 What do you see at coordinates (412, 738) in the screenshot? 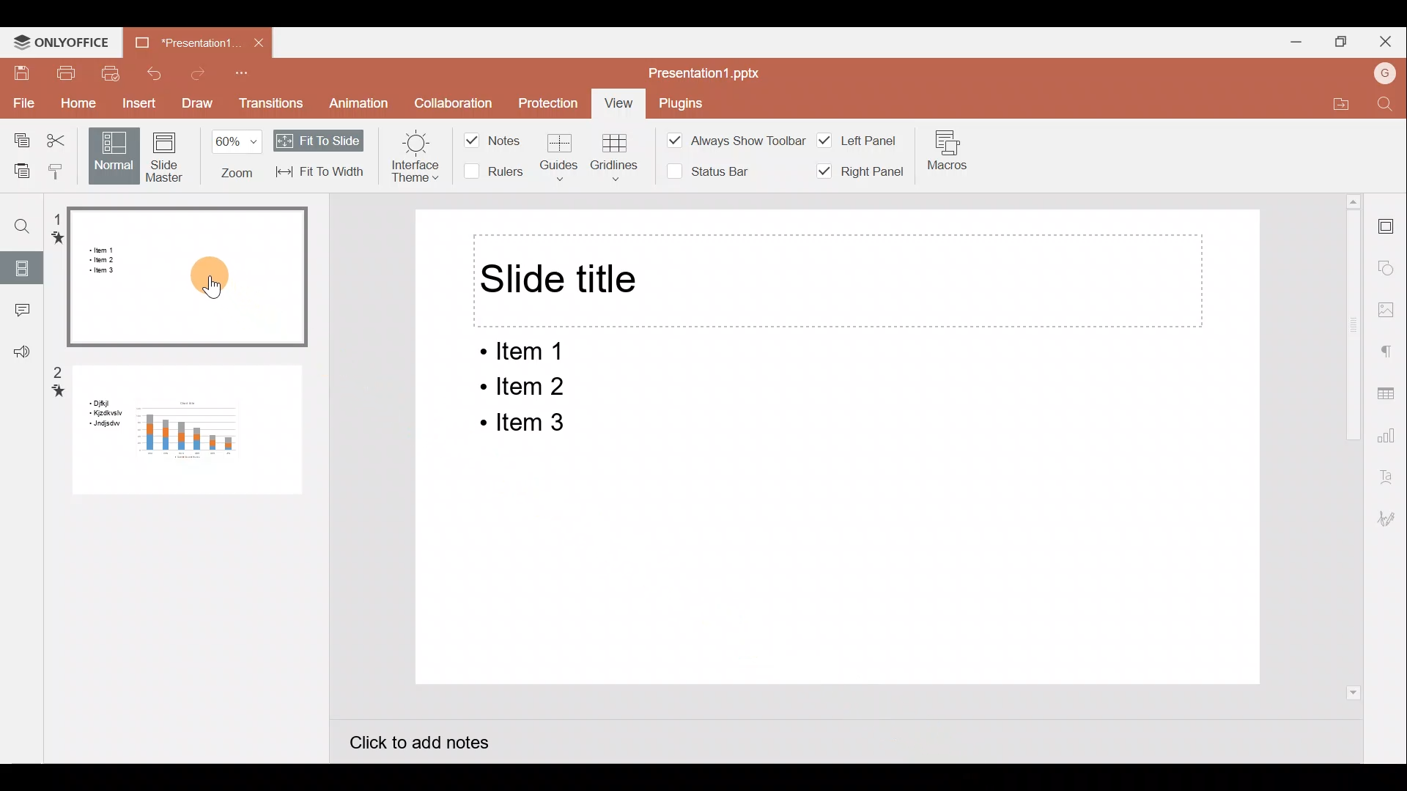
I see `Click to add notes` at bounding box center [412, 738].